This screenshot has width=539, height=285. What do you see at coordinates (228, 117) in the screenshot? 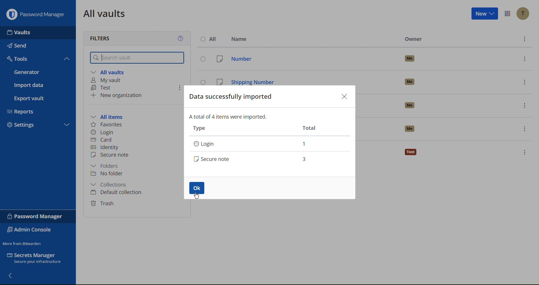
I see `A total of 4 items were imported` at bounding box center [228, 117].